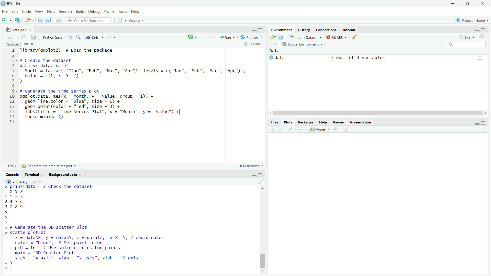  Describe the element at coordinates (271, 130) in the screenshot. I see `previous plot` at that location.